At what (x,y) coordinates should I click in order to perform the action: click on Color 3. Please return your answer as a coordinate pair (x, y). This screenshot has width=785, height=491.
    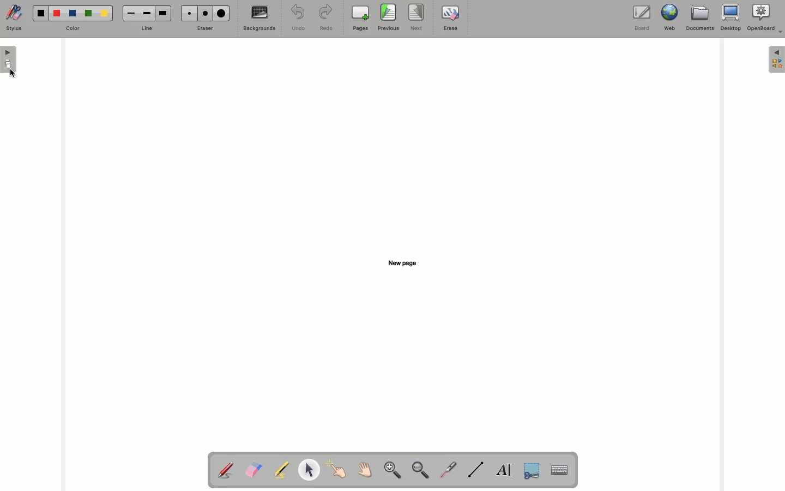
    Looking at the image, I should click on (73, 14).